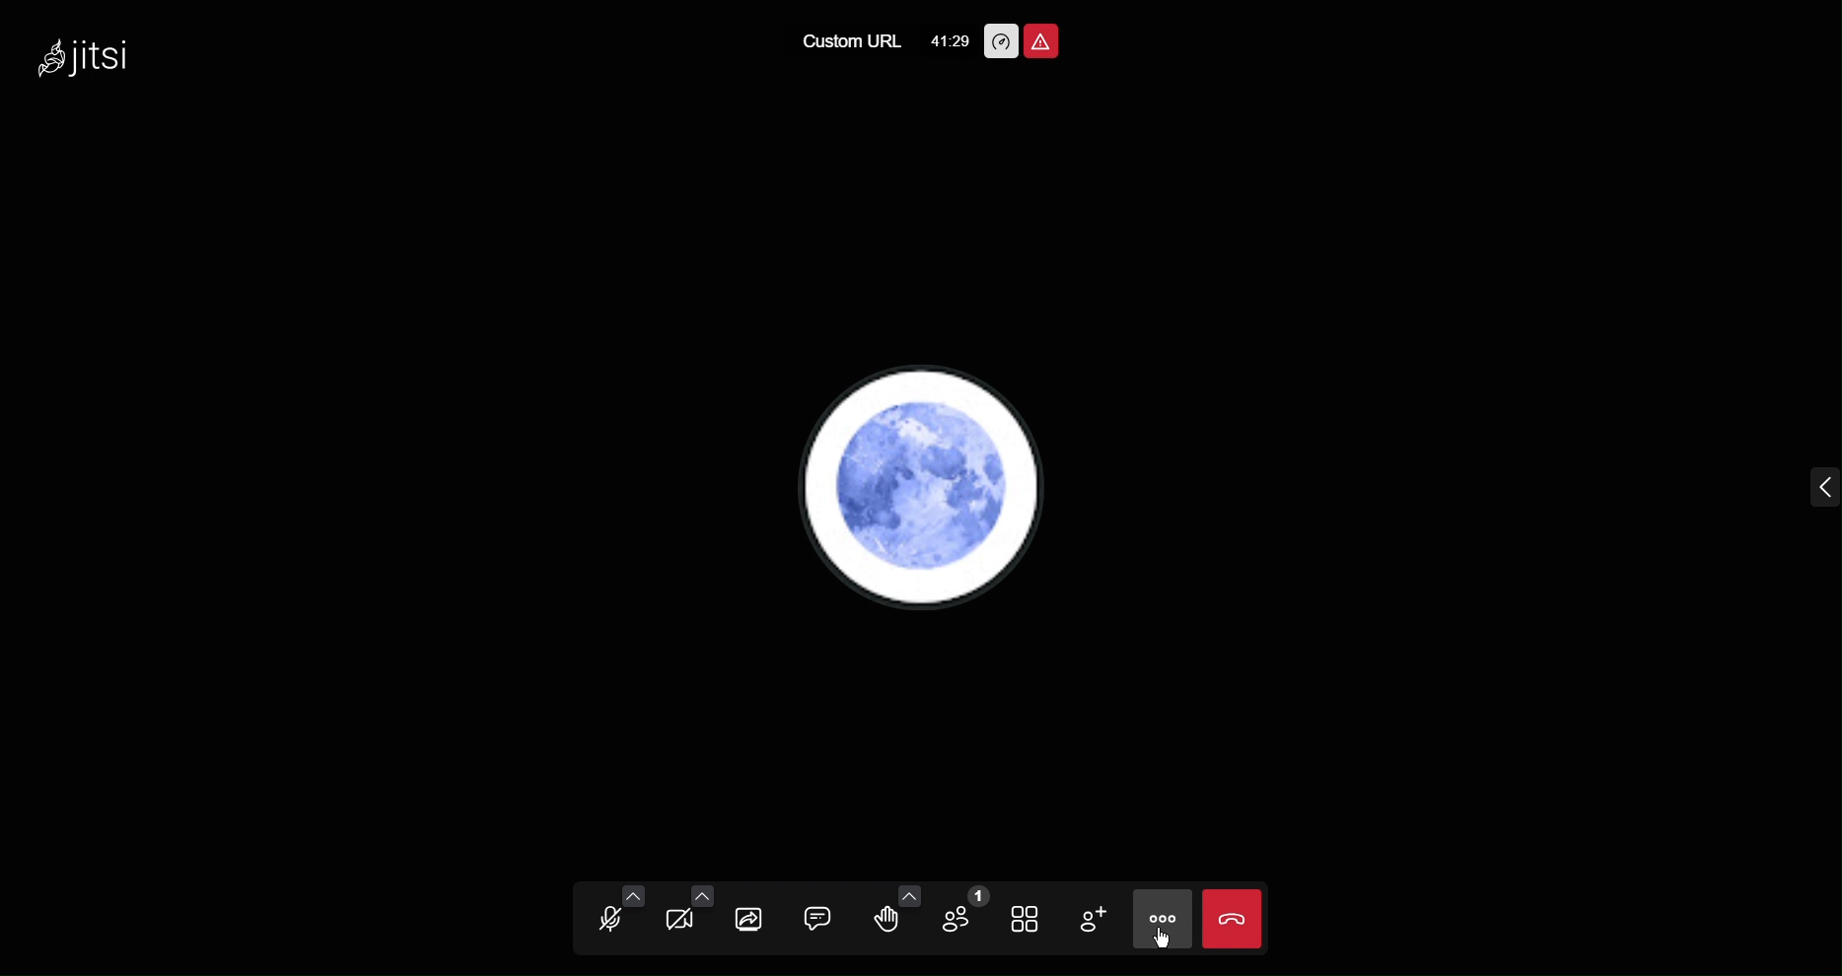  What do you see at coordinates (998, 39) in the screenshot?
I see `Performance` at bounding box center [998, 39].